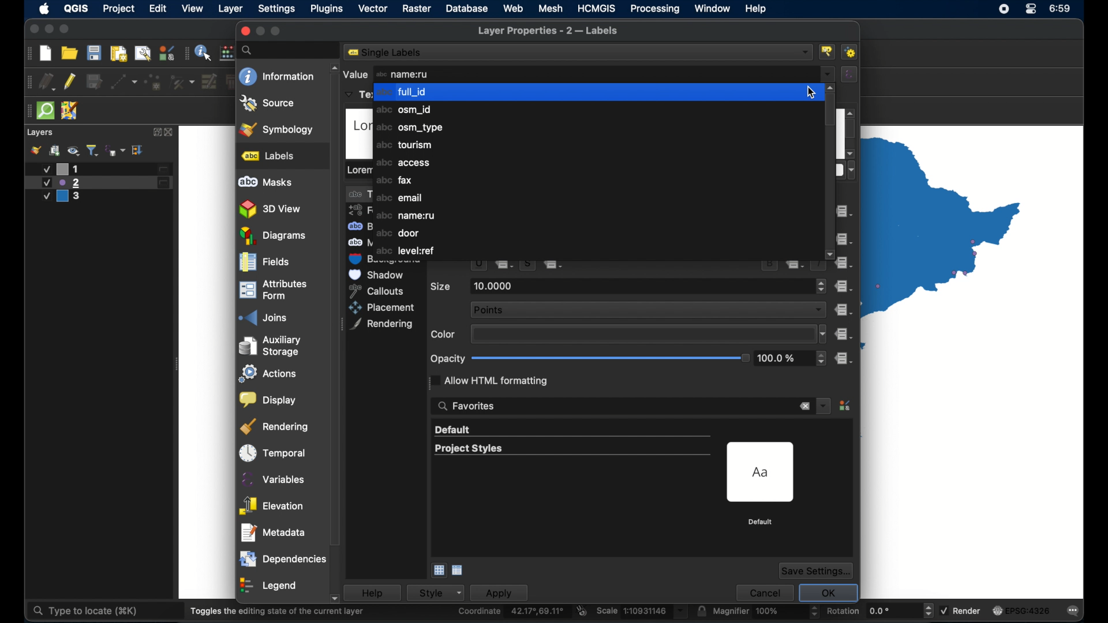 The width and height of the screenshot is (1108, 623). What do you see at coordinates (804, 407) in the screenshot?
I see `remove` at bounding box center [804, 407].